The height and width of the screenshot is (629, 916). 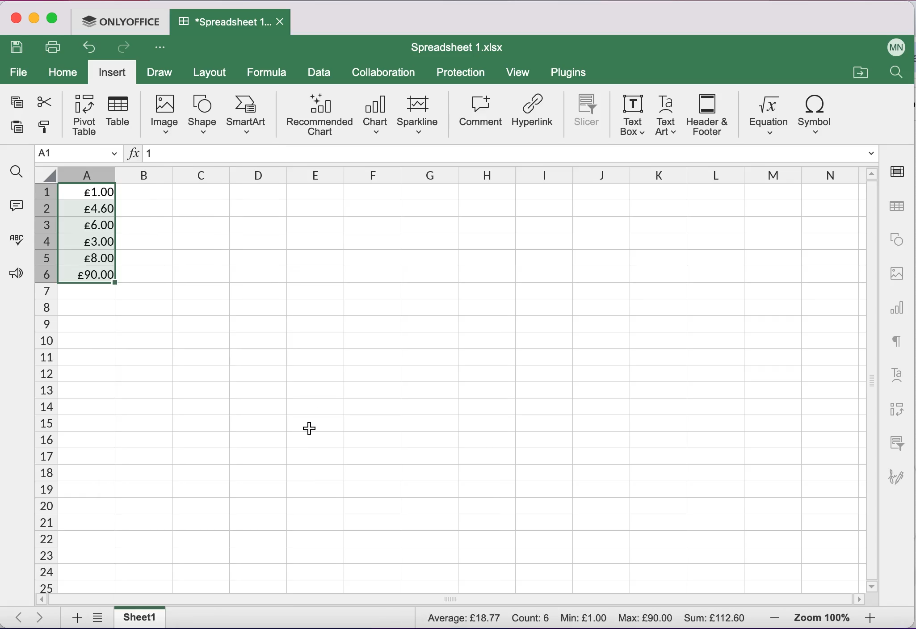 I want to click on £6.00, so click(x=92, y=226).